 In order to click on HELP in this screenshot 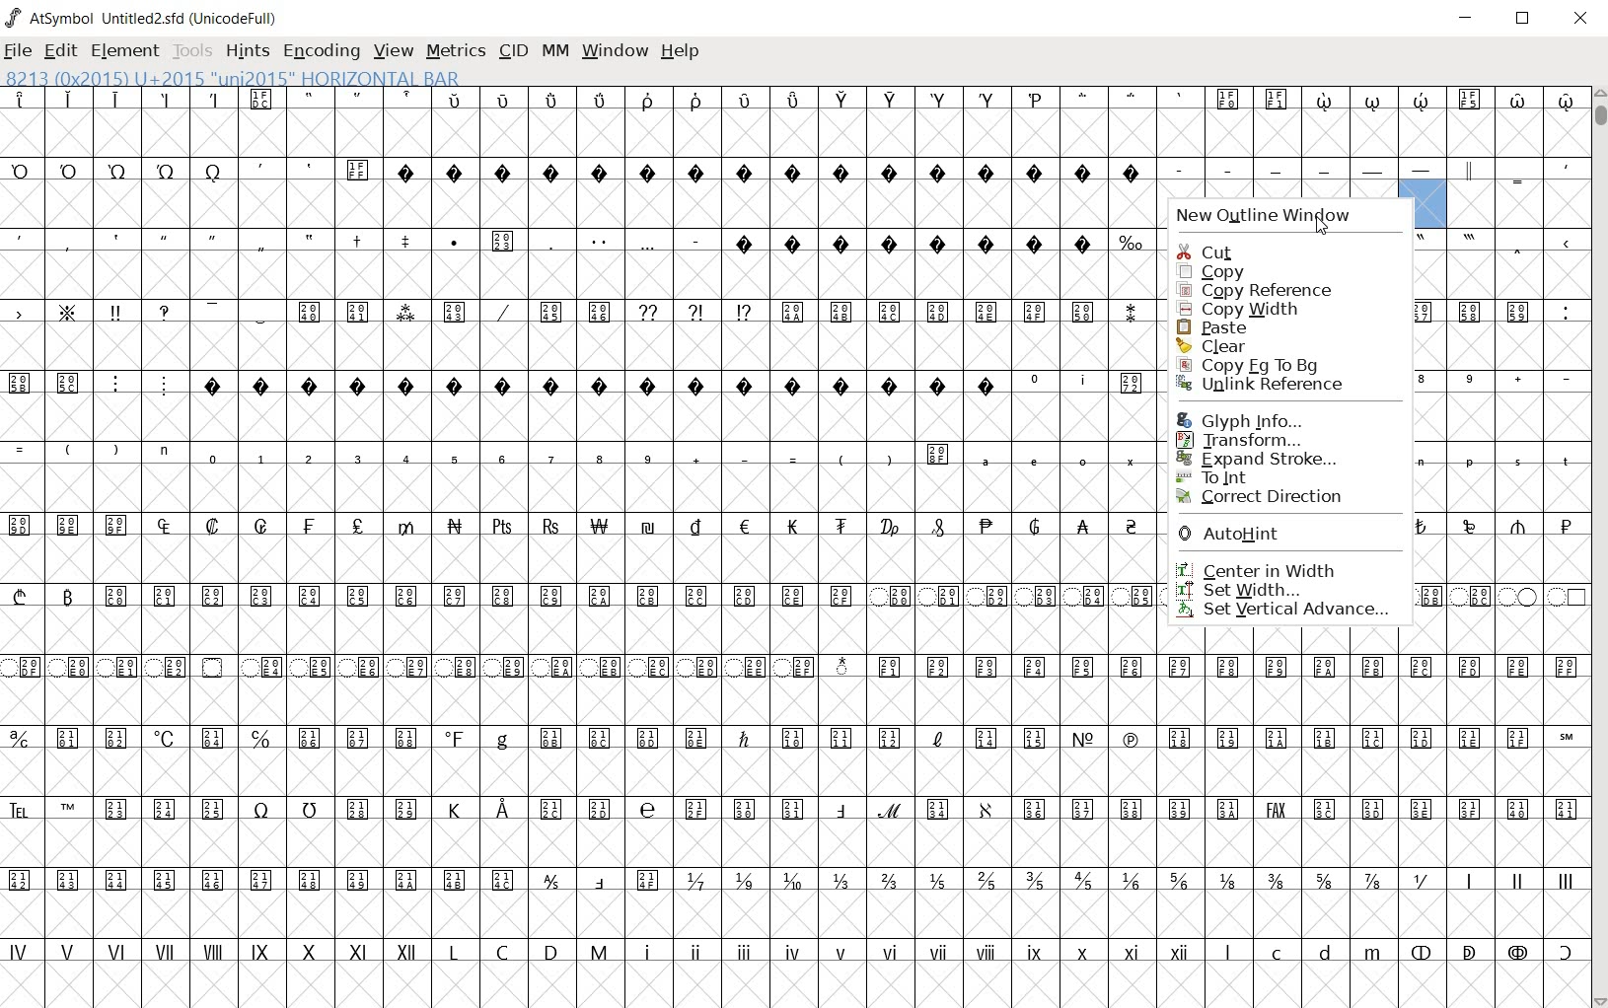, I will do `click(683, 50)`.